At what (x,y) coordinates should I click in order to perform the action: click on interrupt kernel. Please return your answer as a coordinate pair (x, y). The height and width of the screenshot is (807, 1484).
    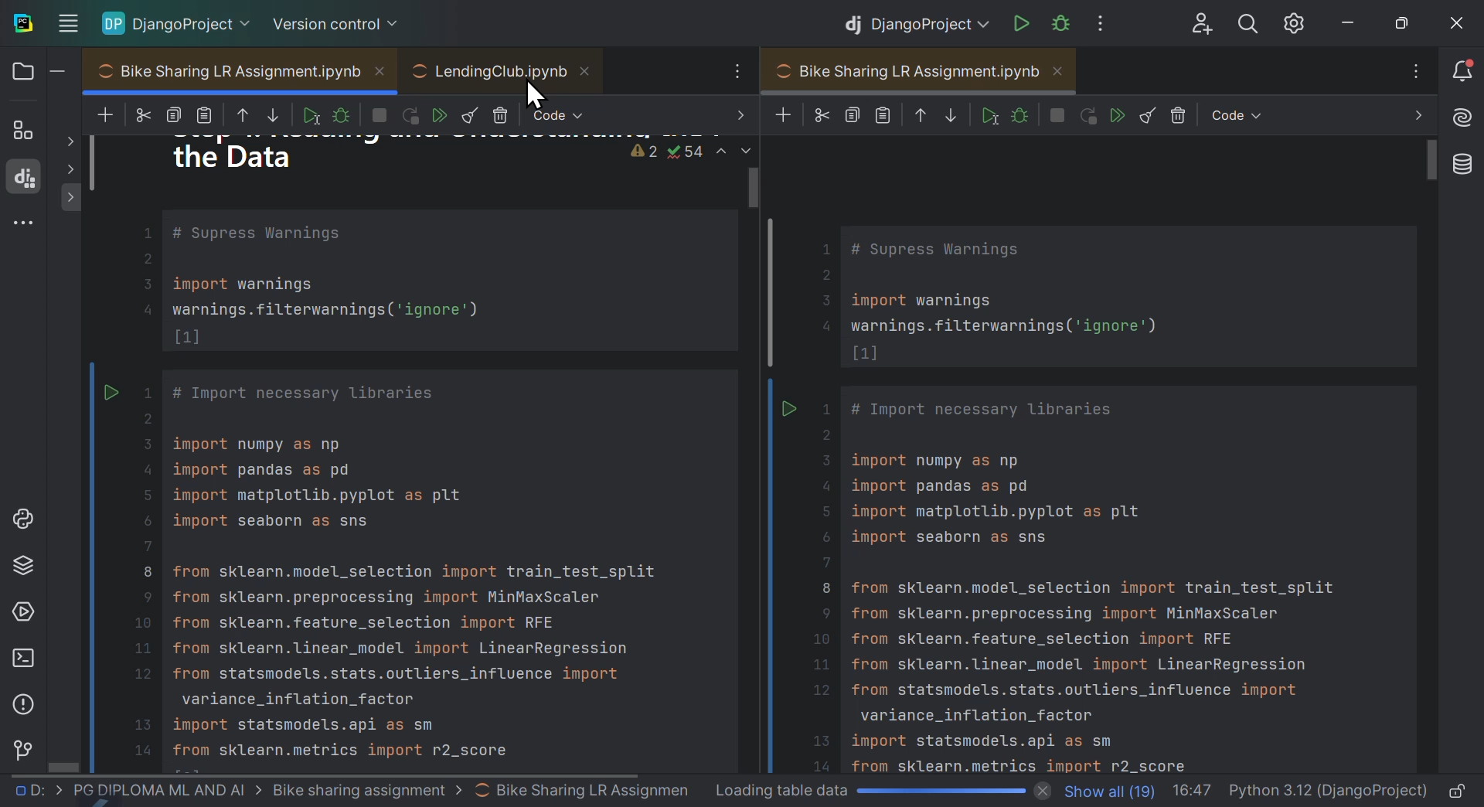
    Looking at the image, I should click on (1059, 114).